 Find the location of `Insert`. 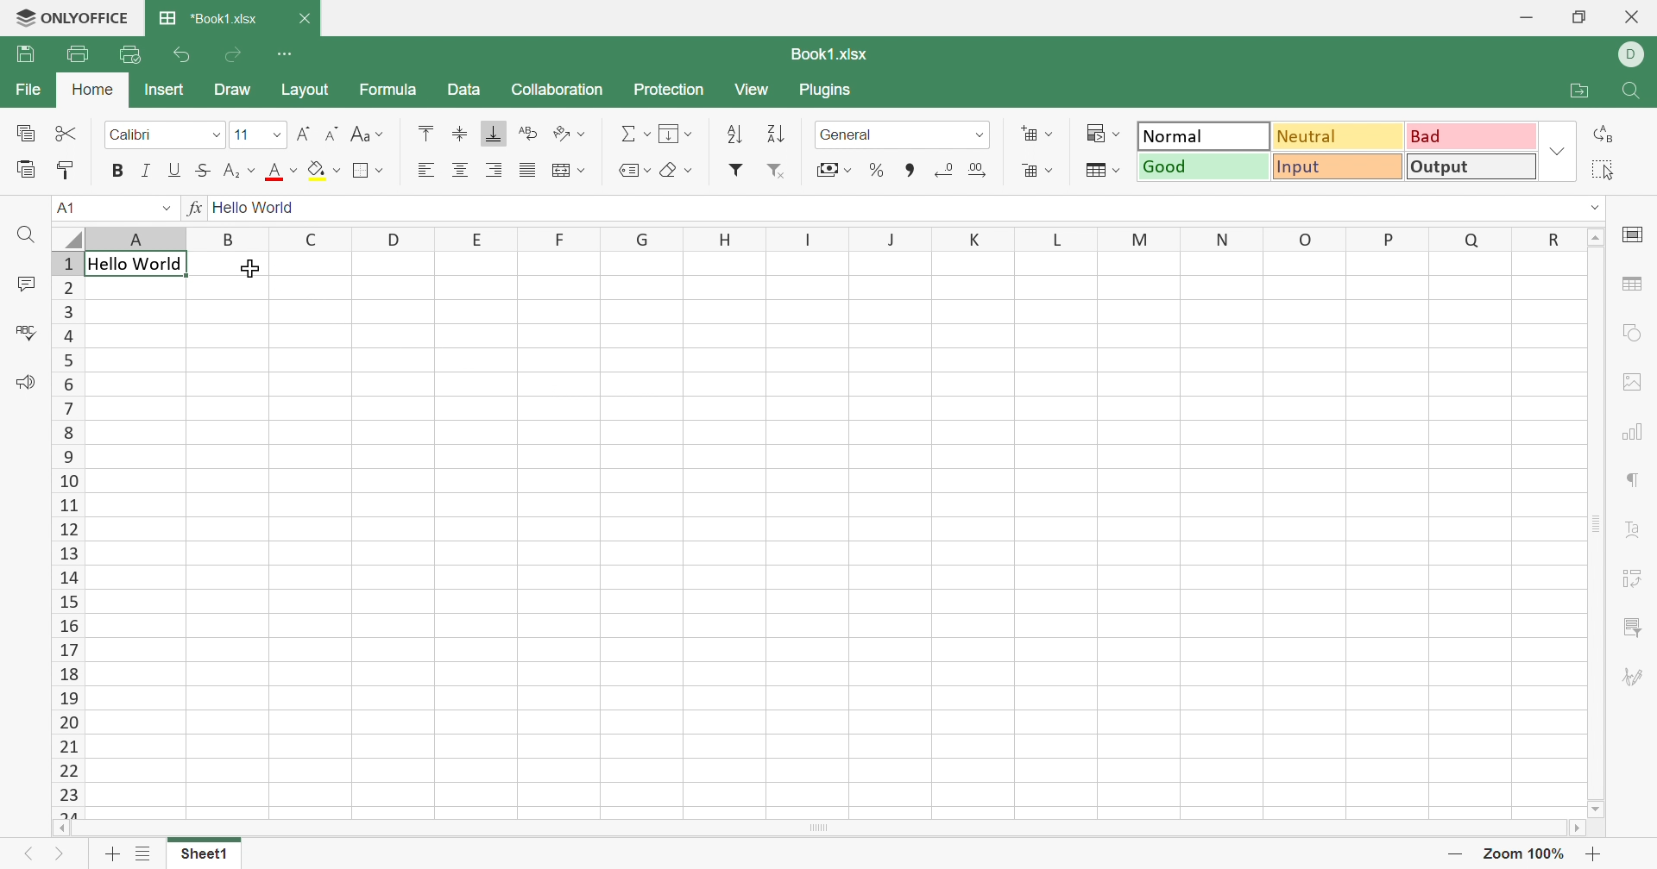

Insert is located at coordinates (161, 90).